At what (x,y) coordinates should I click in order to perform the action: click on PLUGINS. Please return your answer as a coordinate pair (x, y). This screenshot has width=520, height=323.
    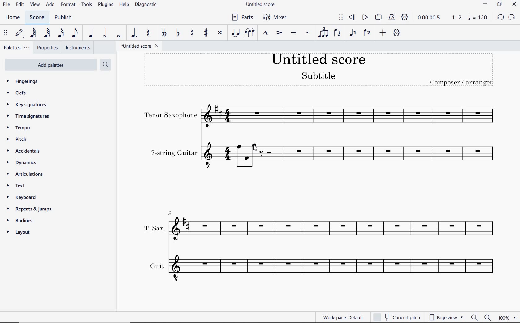
    Looking at the image, I should click on (106, 6).